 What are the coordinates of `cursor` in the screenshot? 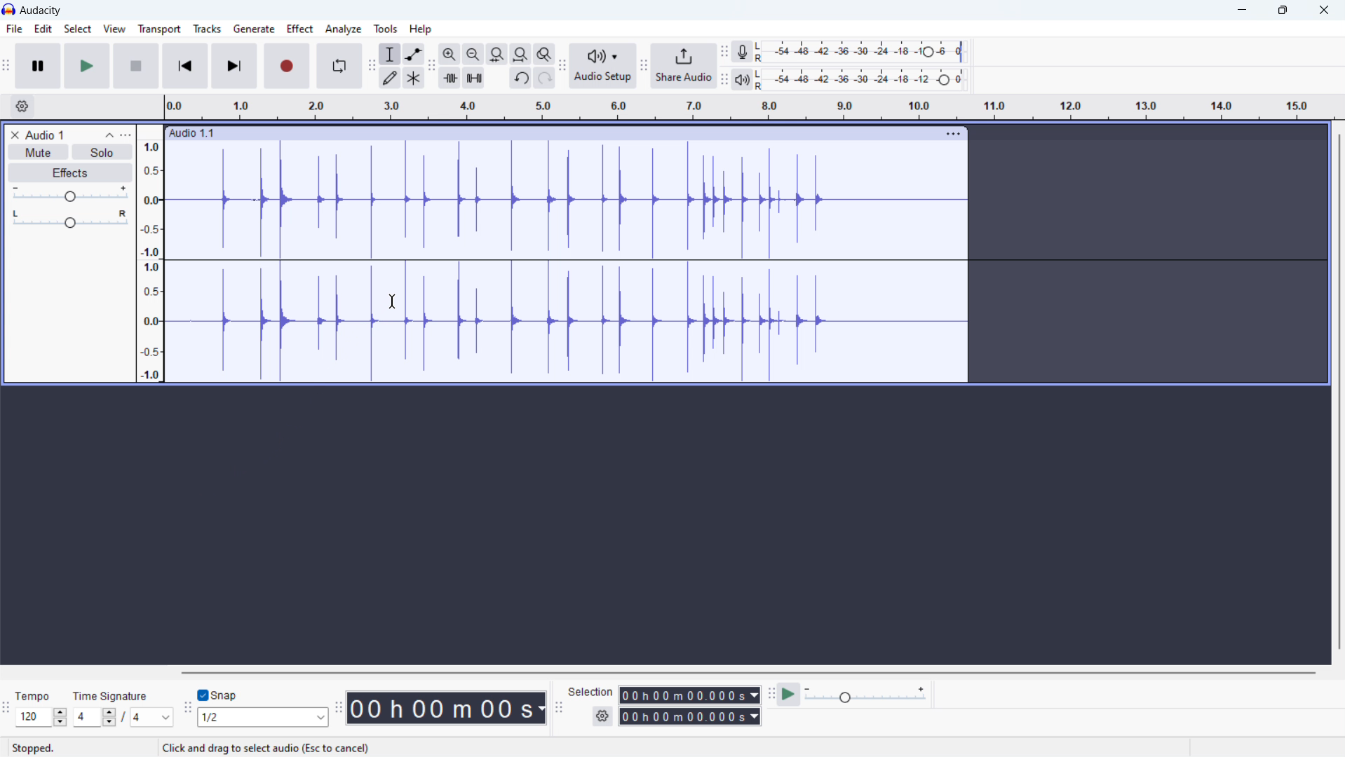 It's located at (393, 301).